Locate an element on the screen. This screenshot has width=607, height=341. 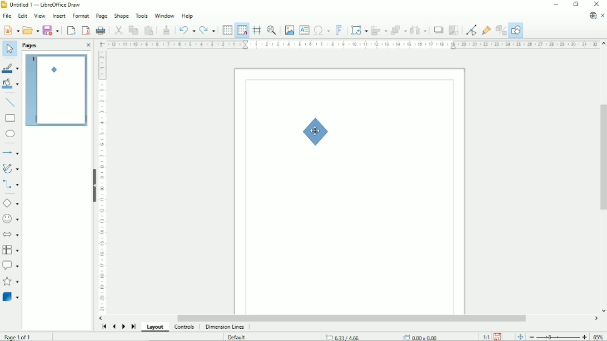
Cut is located at coordinates (118, 29).